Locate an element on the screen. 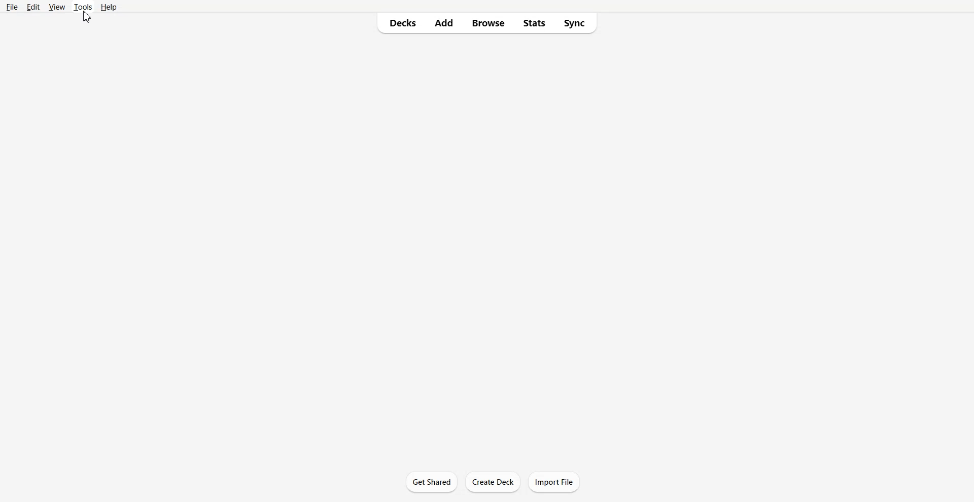  Get Started is located at coordinates (432, 482).